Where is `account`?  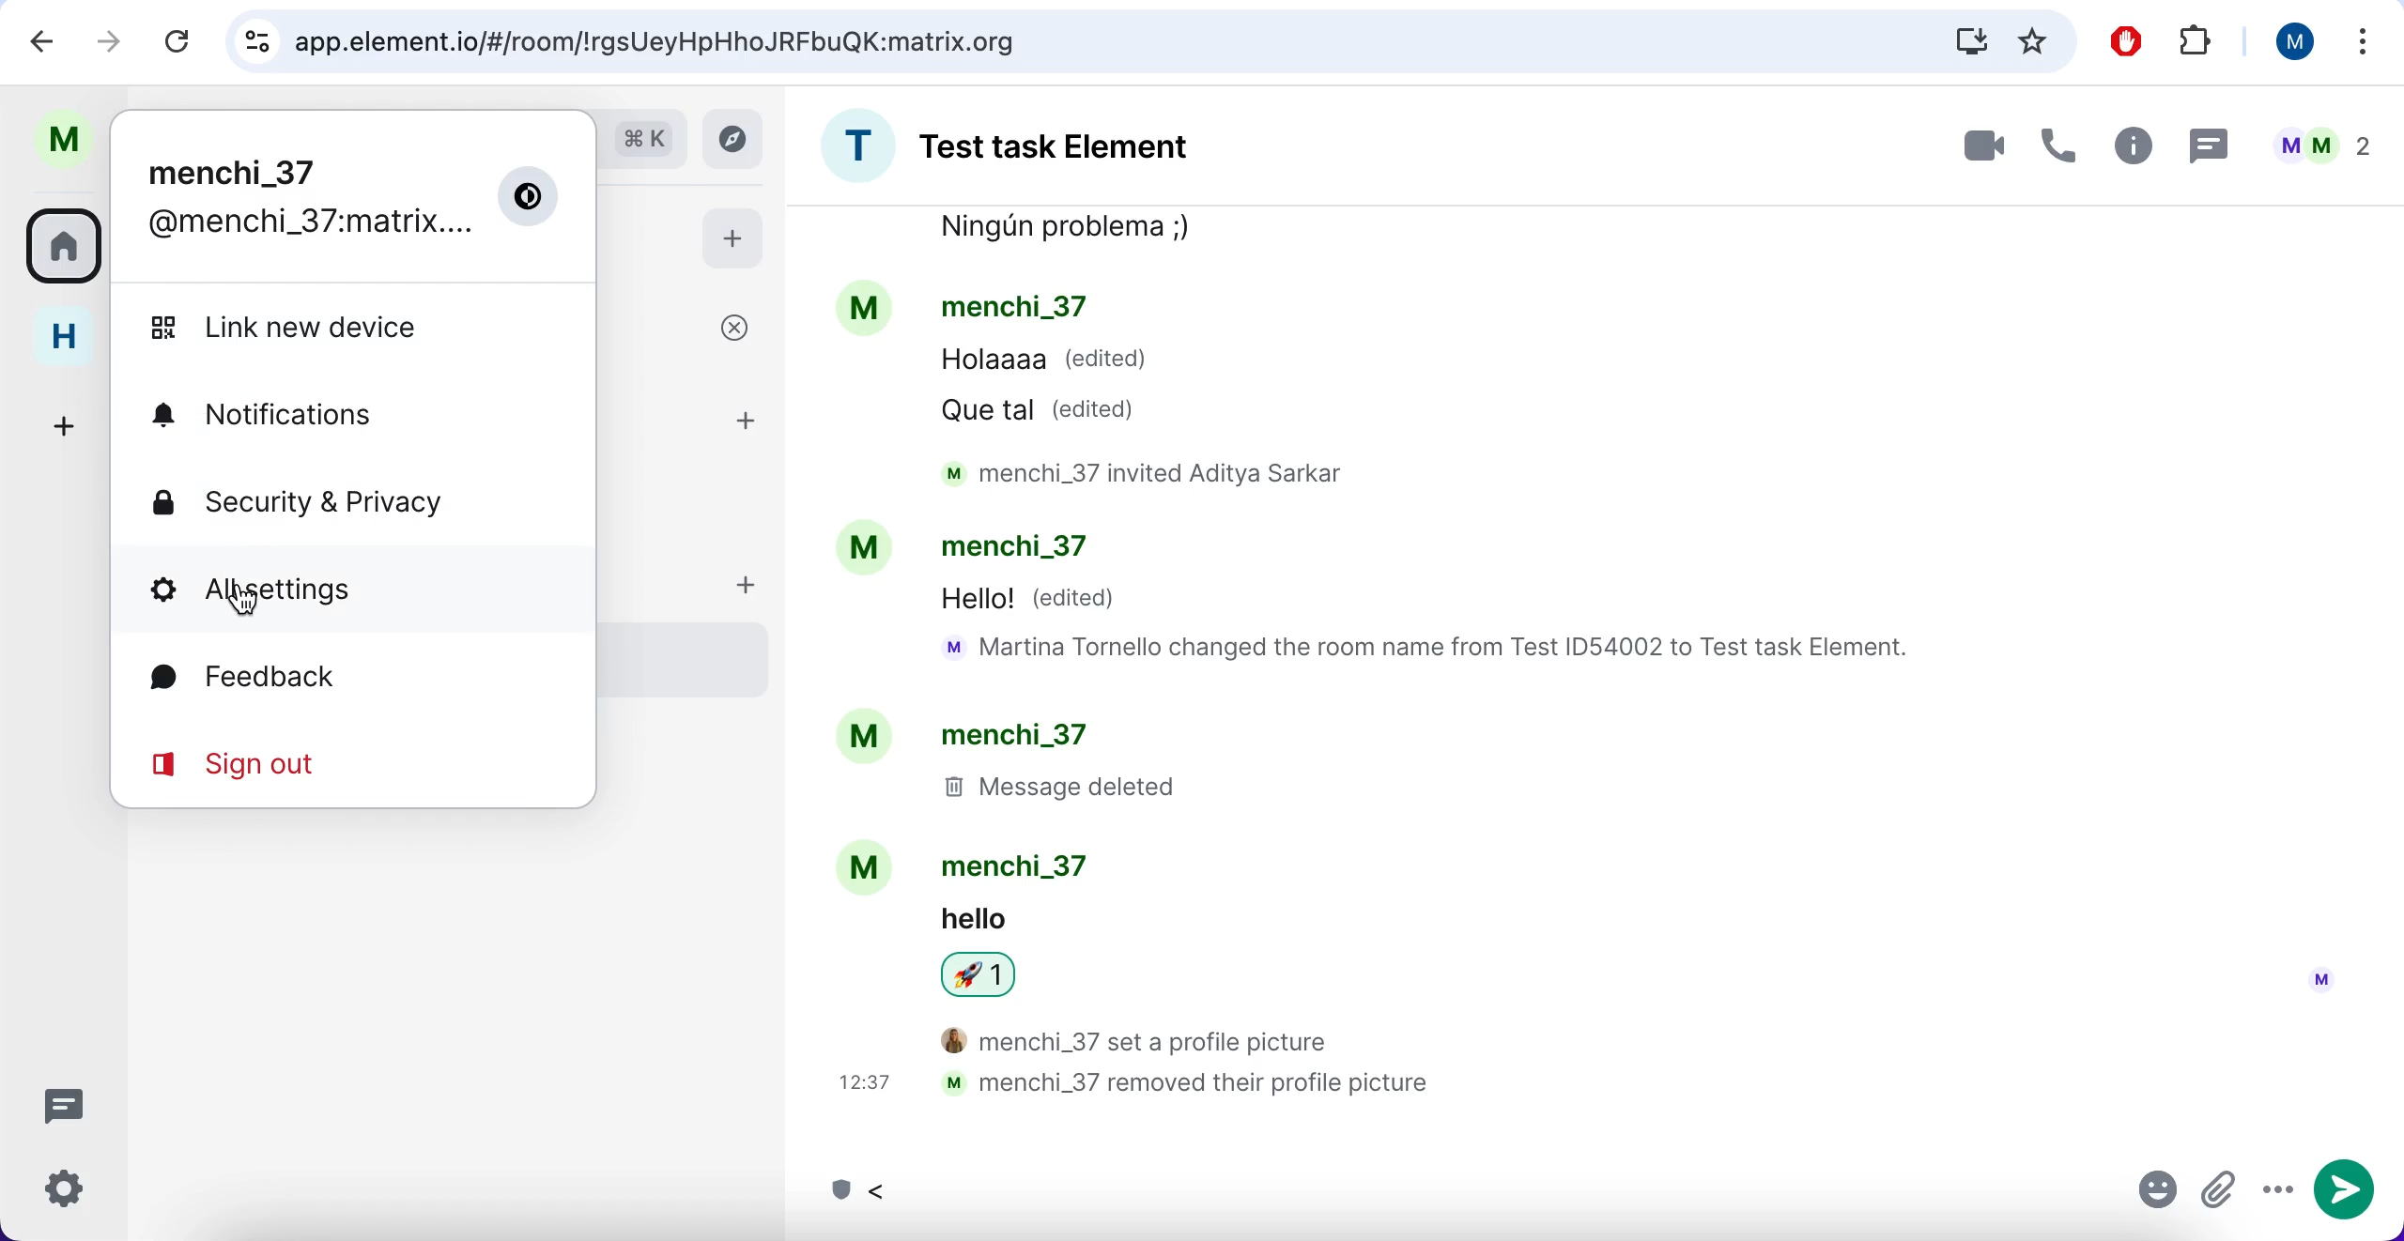 account is located at coordinates (349, 197).